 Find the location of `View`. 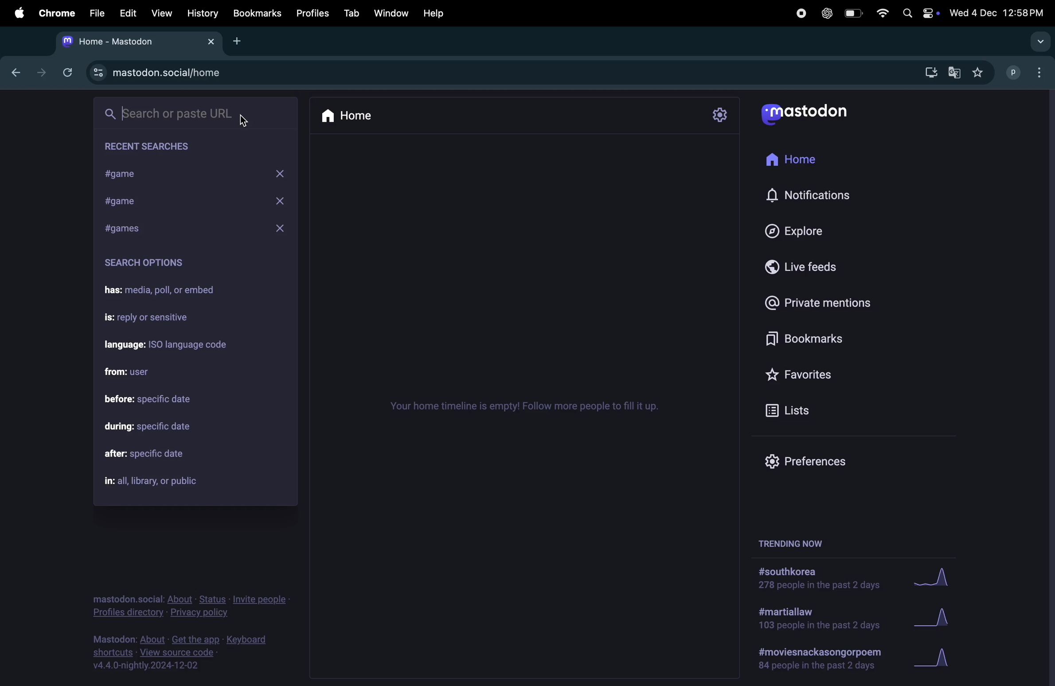

View is located at coordinates (162, 12).